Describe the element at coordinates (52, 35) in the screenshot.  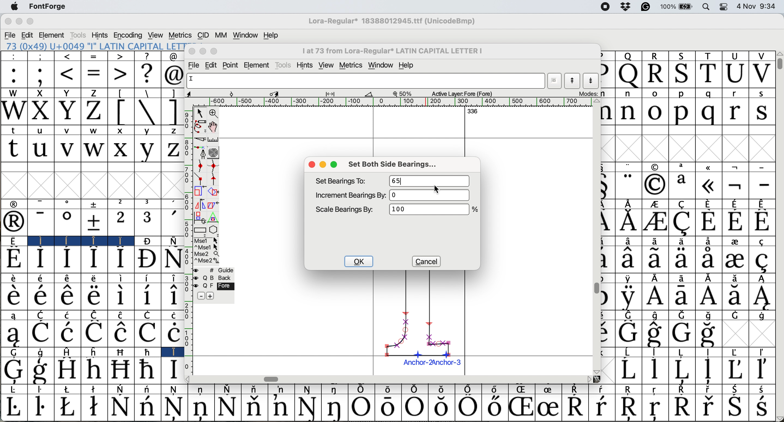
I see `element` at that location.